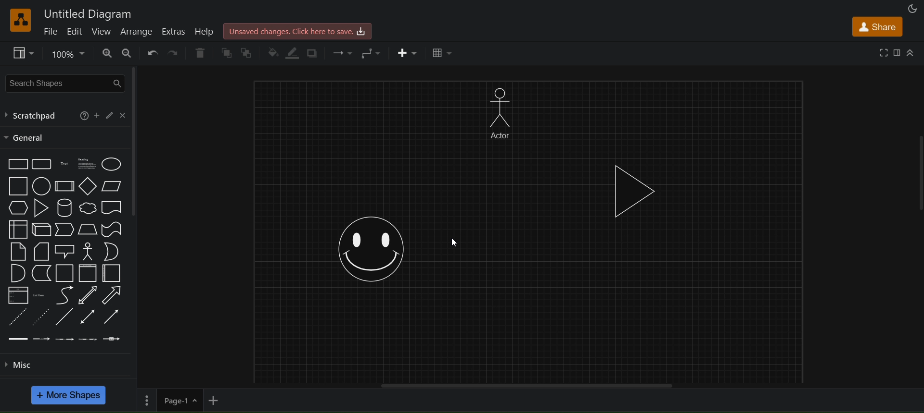 The image size is (924, 413). I want to click on vertical container, so click(88, 273).